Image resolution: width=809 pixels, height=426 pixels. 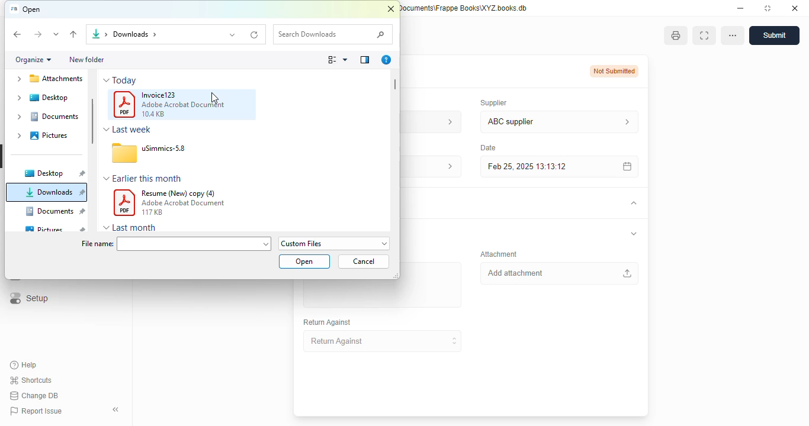 I want to click on resume (new) copy (4), so click(x=179, y=193).